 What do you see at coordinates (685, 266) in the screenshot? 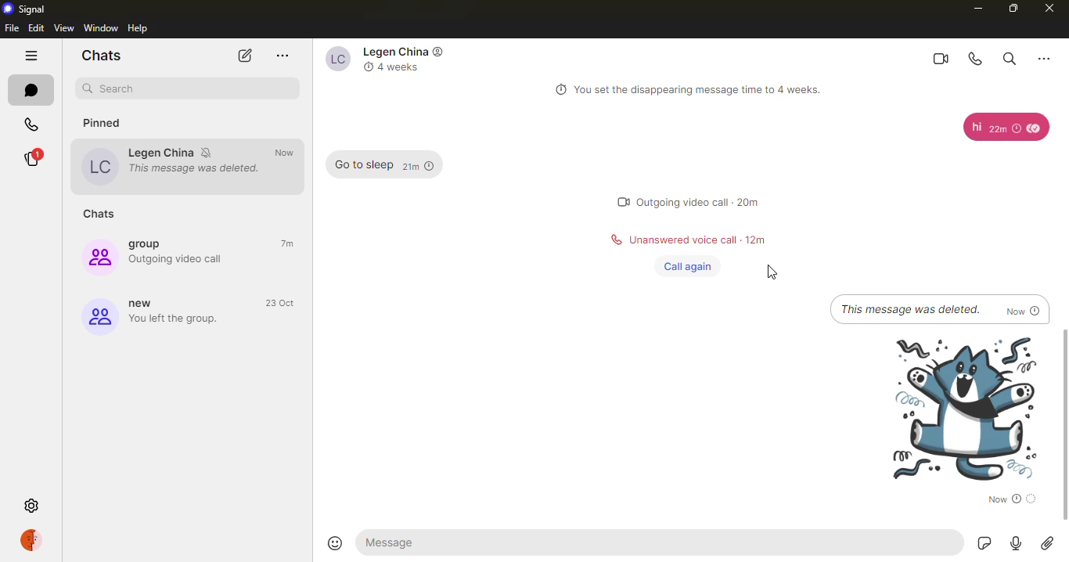
I see `Call again` at bounding box center [685, 266].